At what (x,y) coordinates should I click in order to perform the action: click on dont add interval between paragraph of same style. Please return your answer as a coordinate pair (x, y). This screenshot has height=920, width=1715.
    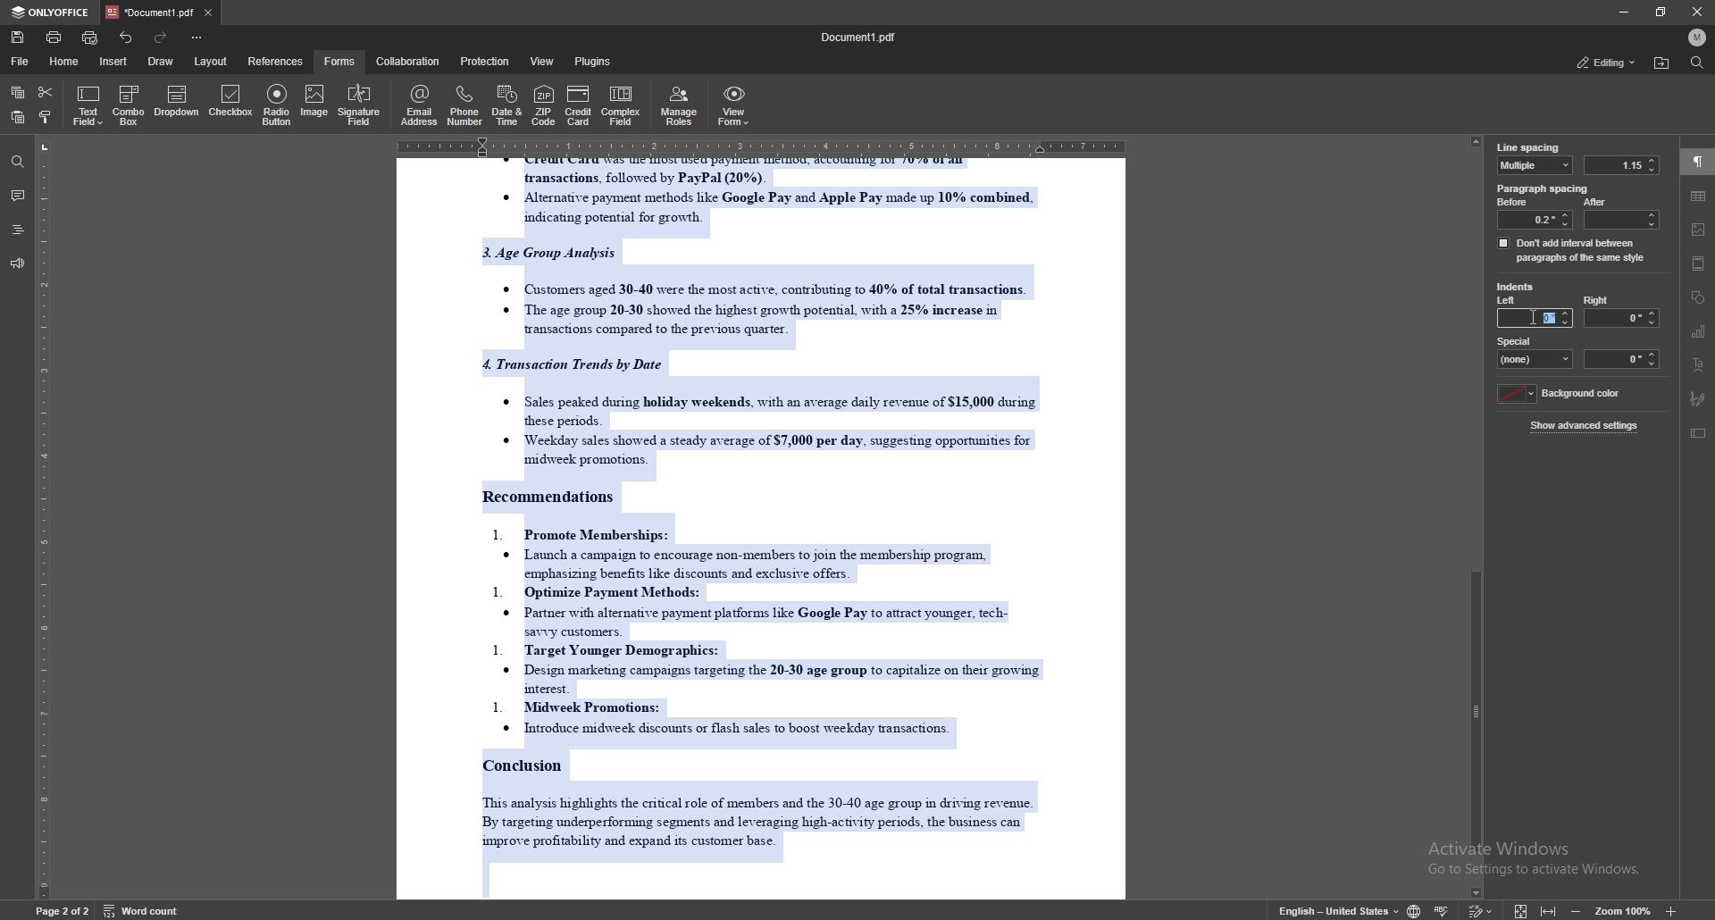
    Looking at the image, I should click on (1572, 249).